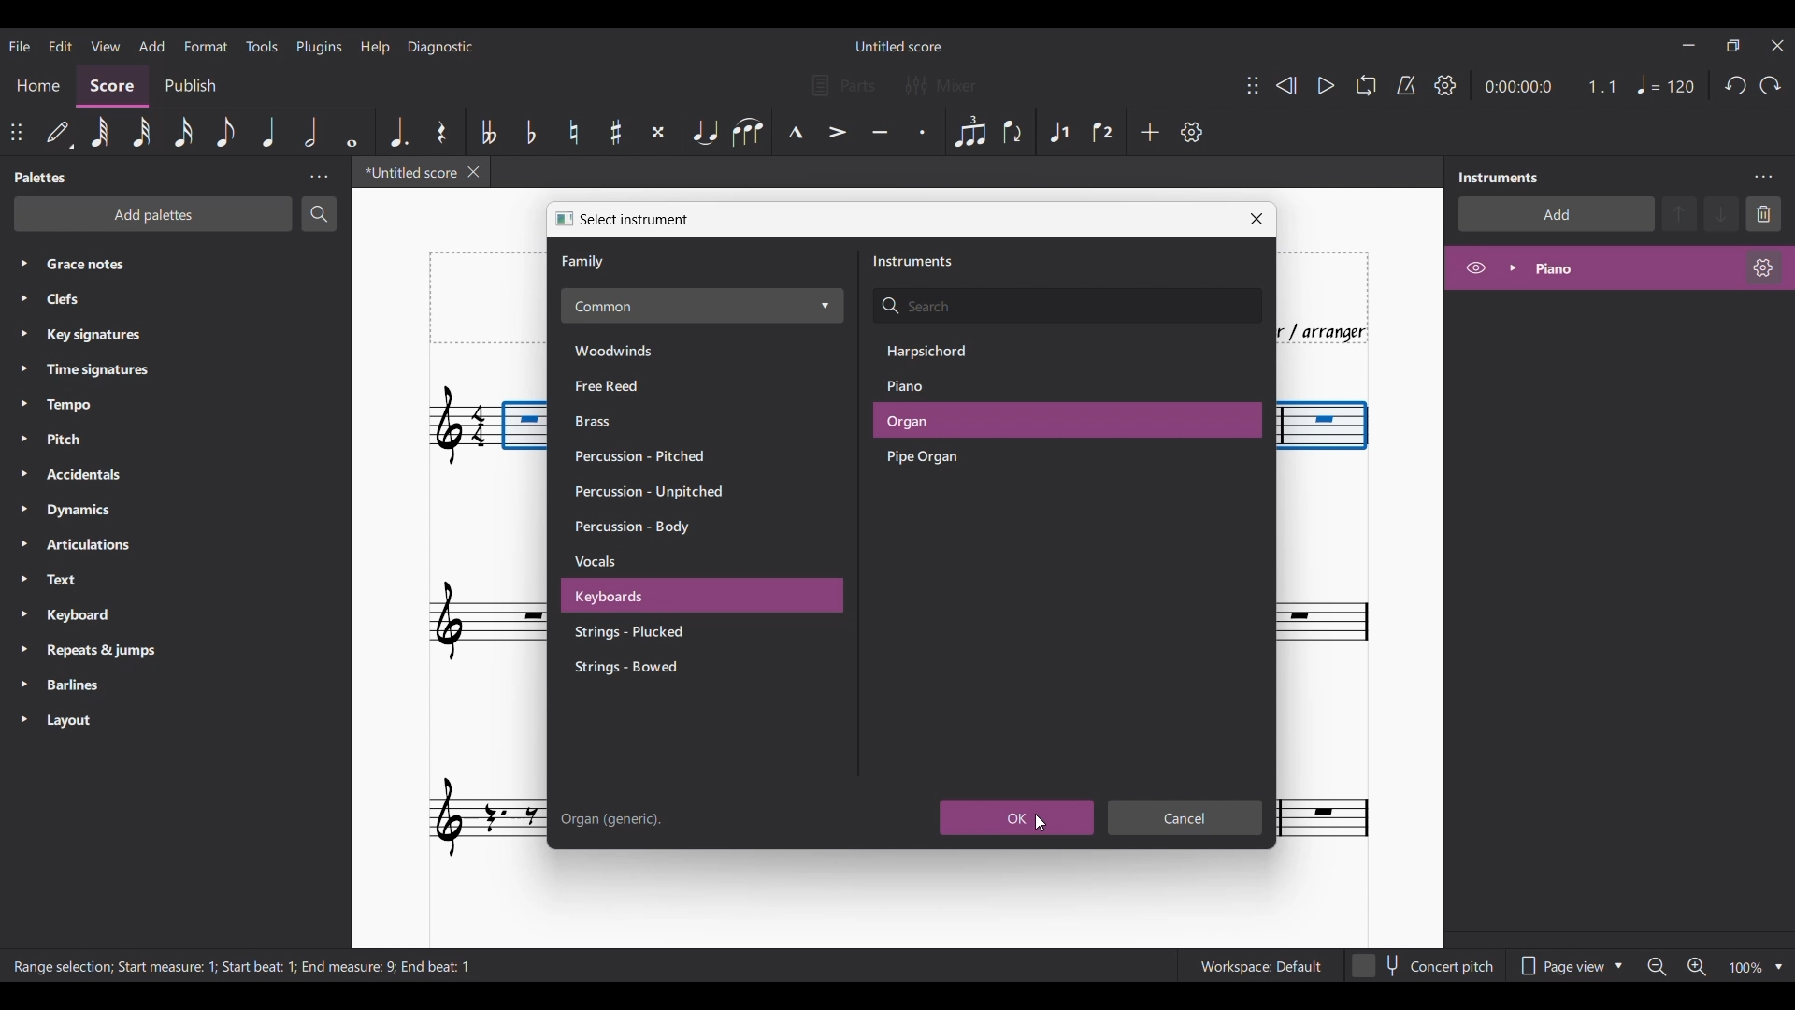  I want to click on Zoom factor, so click(1746, 968).